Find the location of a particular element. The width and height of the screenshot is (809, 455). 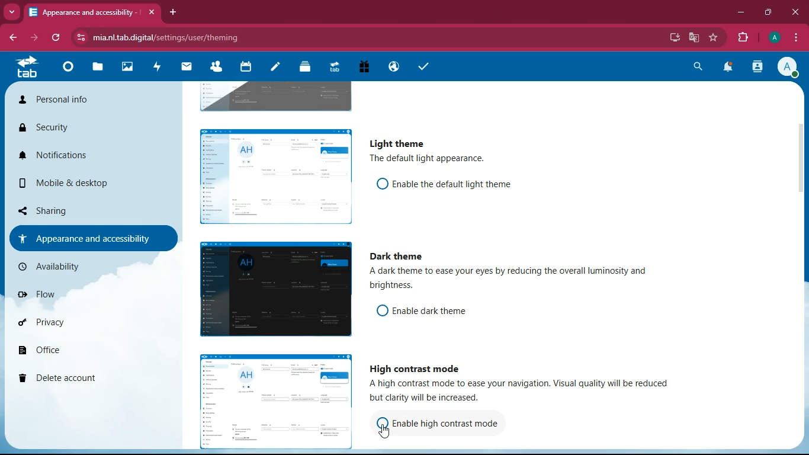

activity is located at coordinates (156, 68).